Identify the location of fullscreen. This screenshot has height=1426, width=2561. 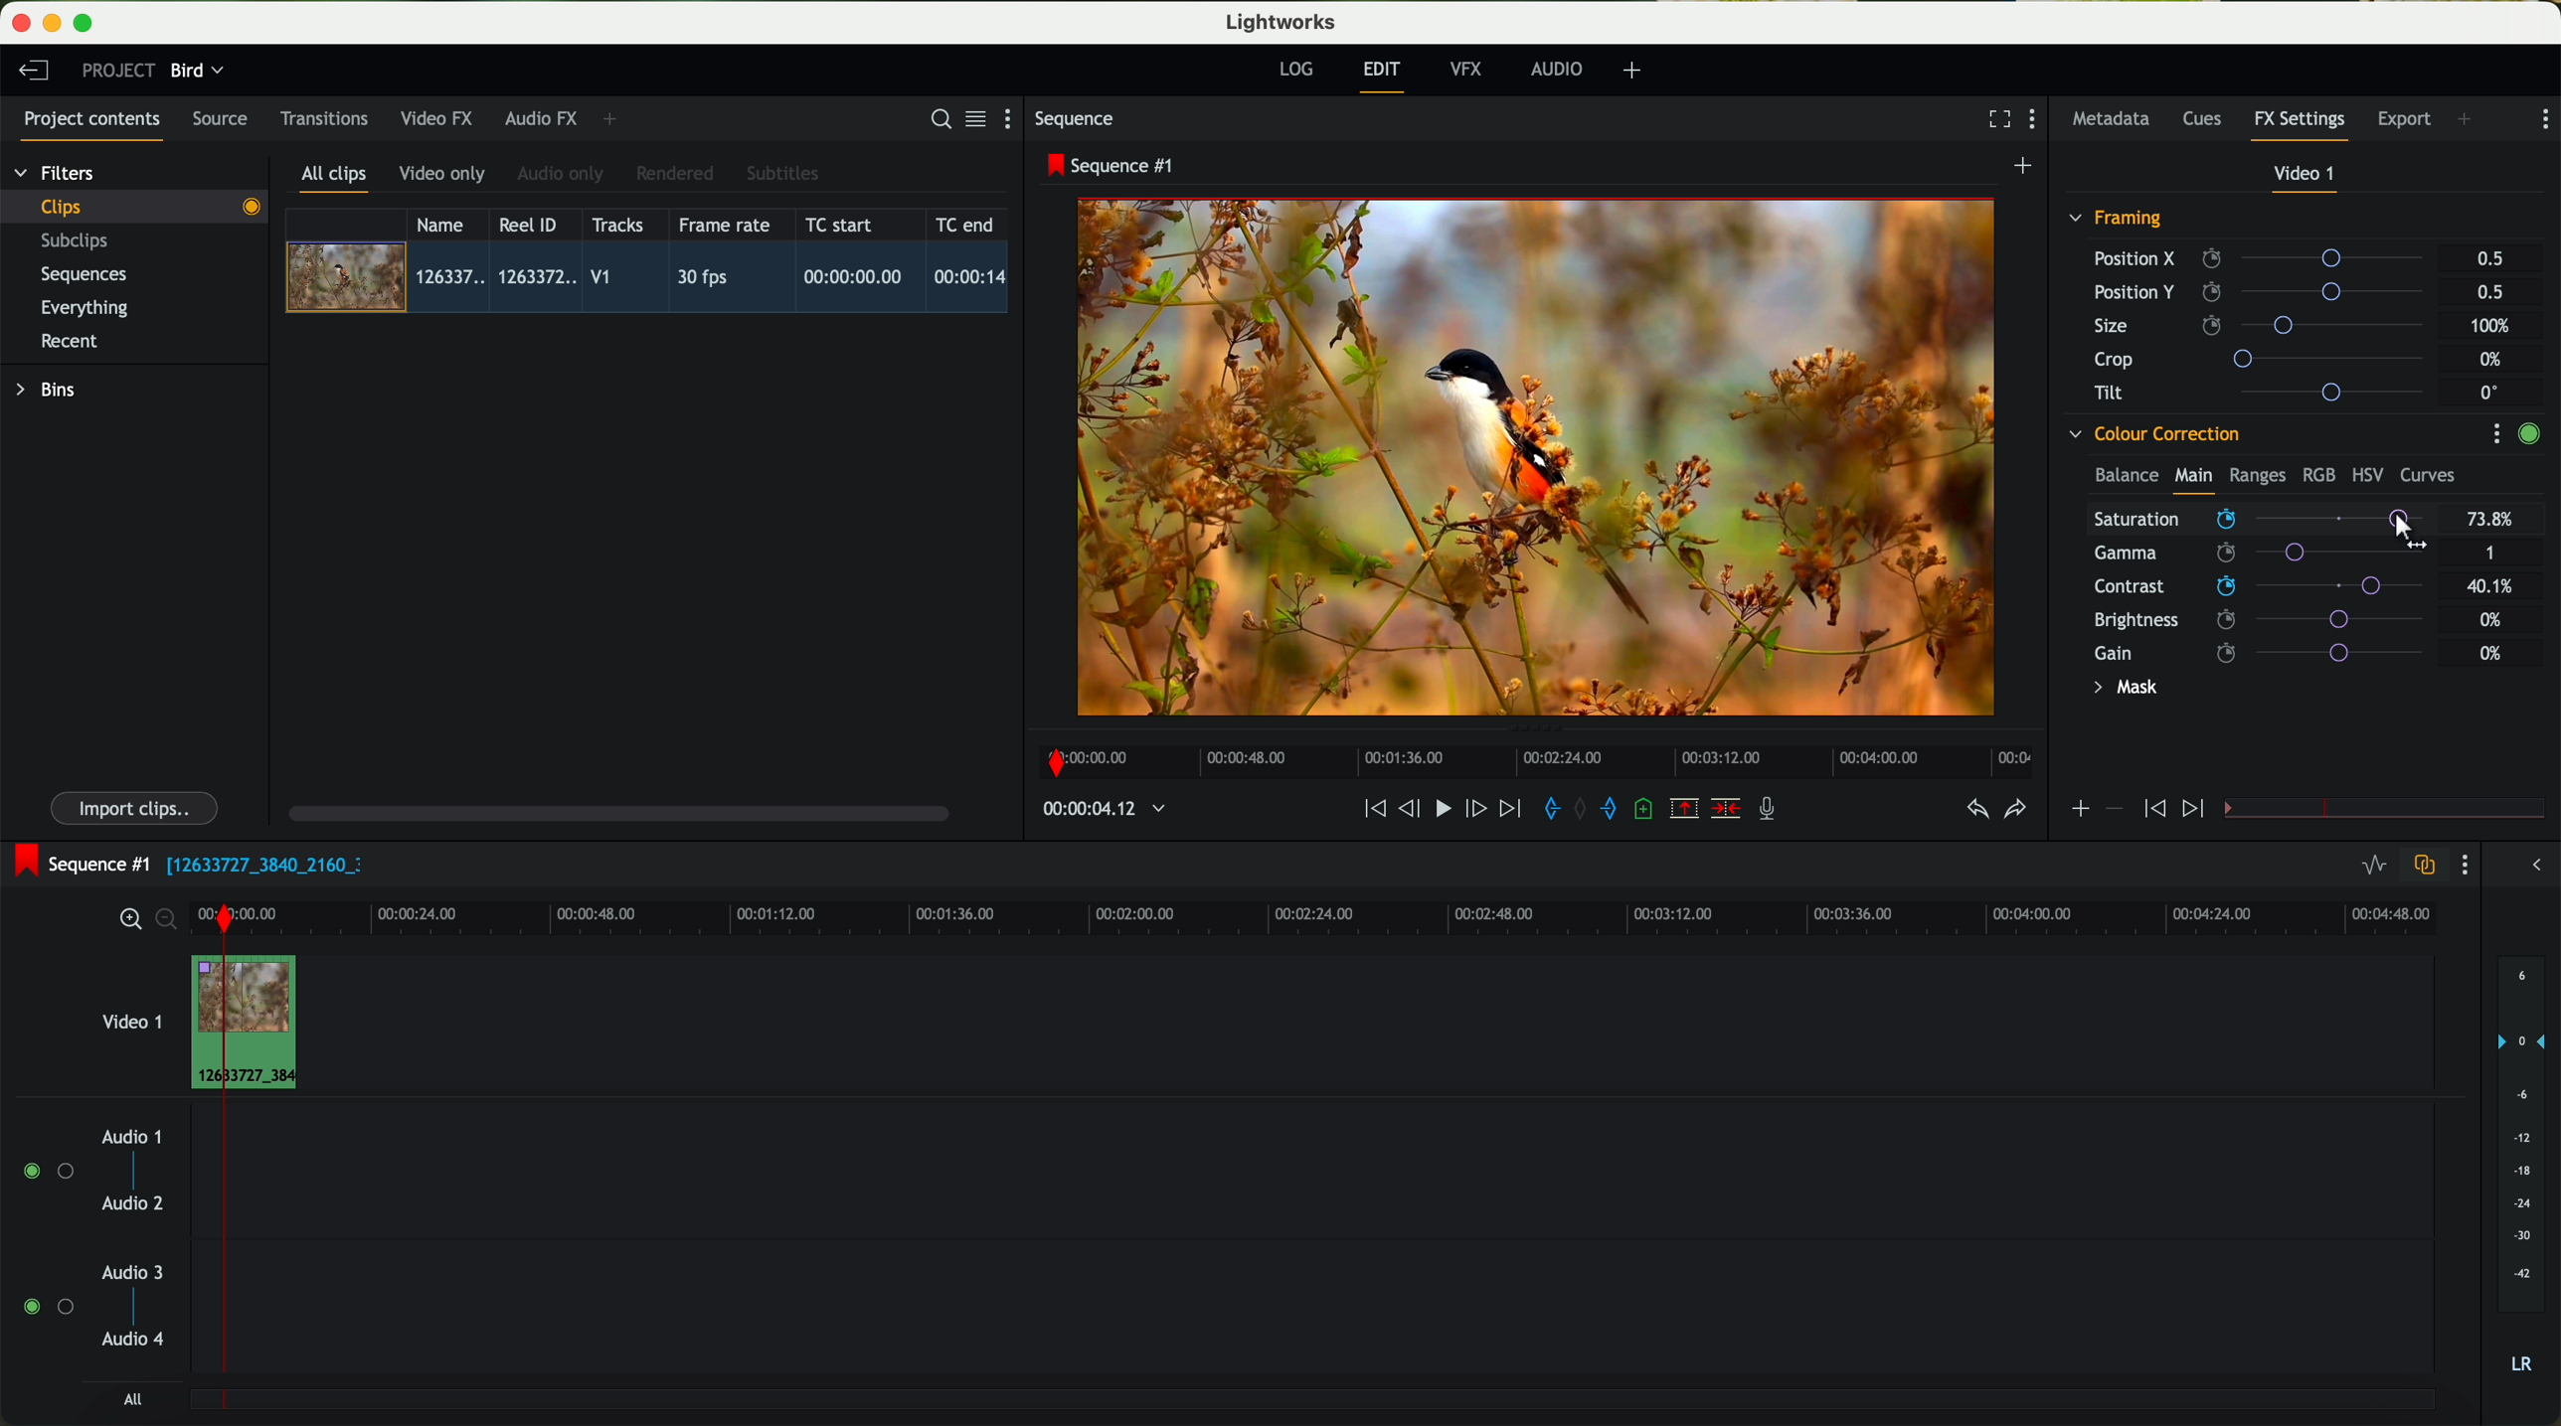
(1995, 118).